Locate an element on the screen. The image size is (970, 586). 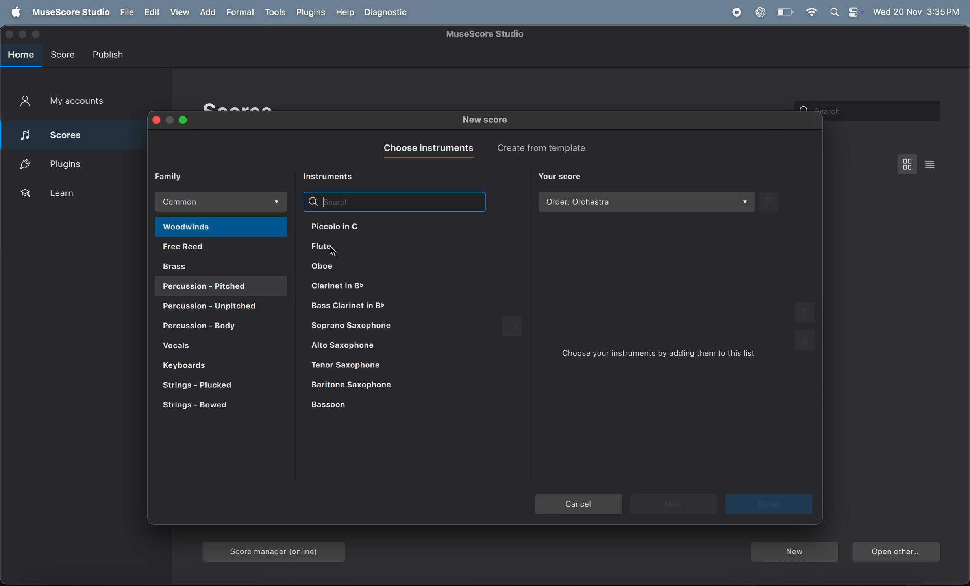
free reed is located at coordinates (220, 248).